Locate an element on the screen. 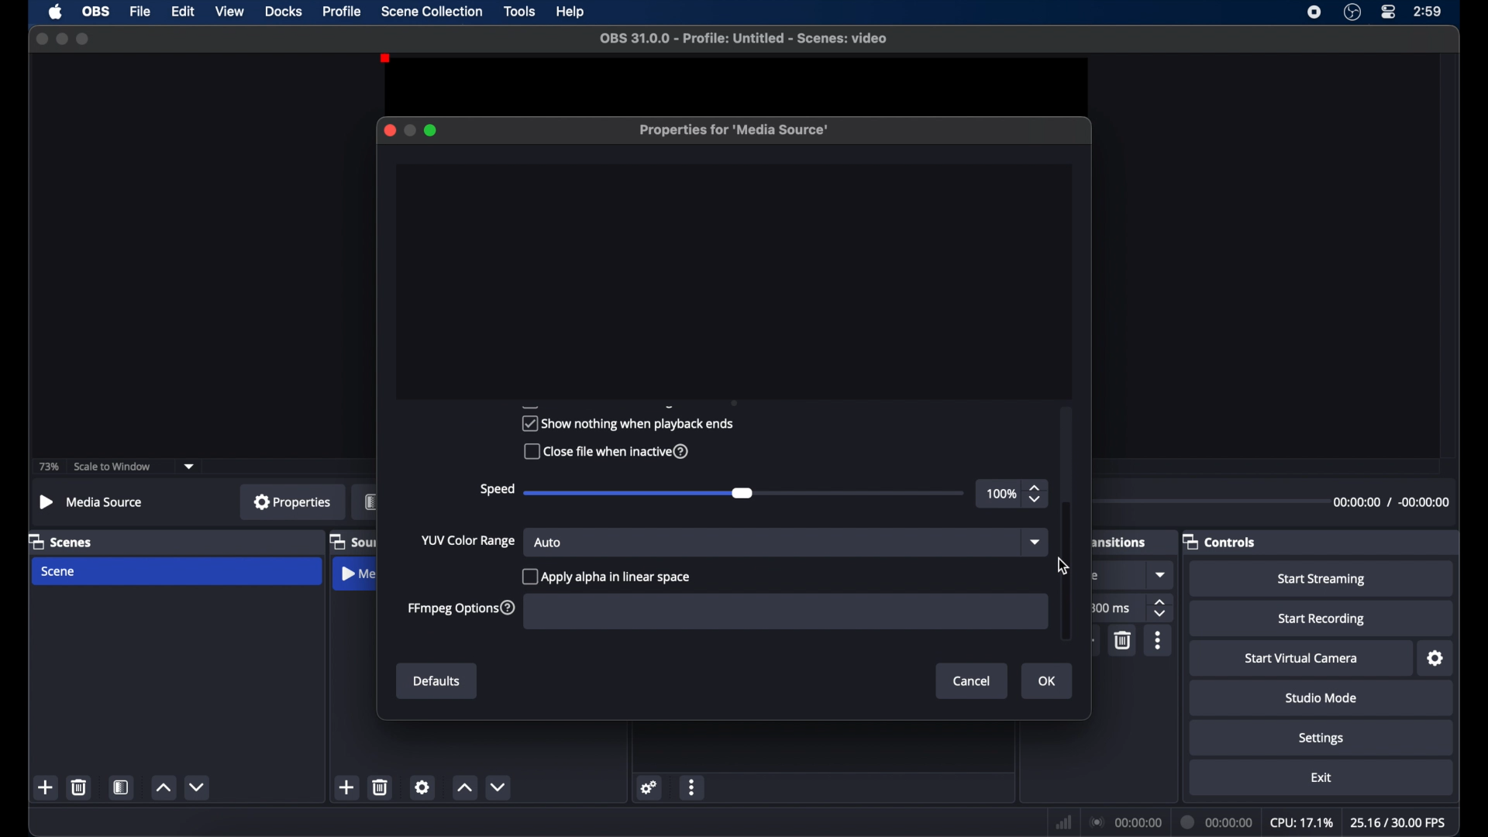  close is located at coordinates (41, 39).